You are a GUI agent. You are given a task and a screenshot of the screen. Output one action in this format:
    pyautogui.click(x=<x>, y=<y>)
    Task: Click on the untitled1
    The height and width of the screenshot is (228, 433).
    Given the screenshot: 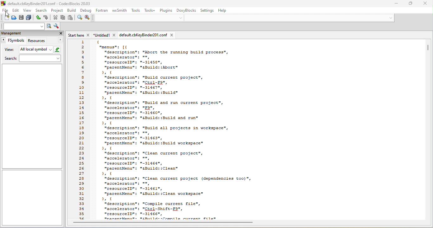 What is the action you would take?
    pyautogui.click(x=105, y=35)
    